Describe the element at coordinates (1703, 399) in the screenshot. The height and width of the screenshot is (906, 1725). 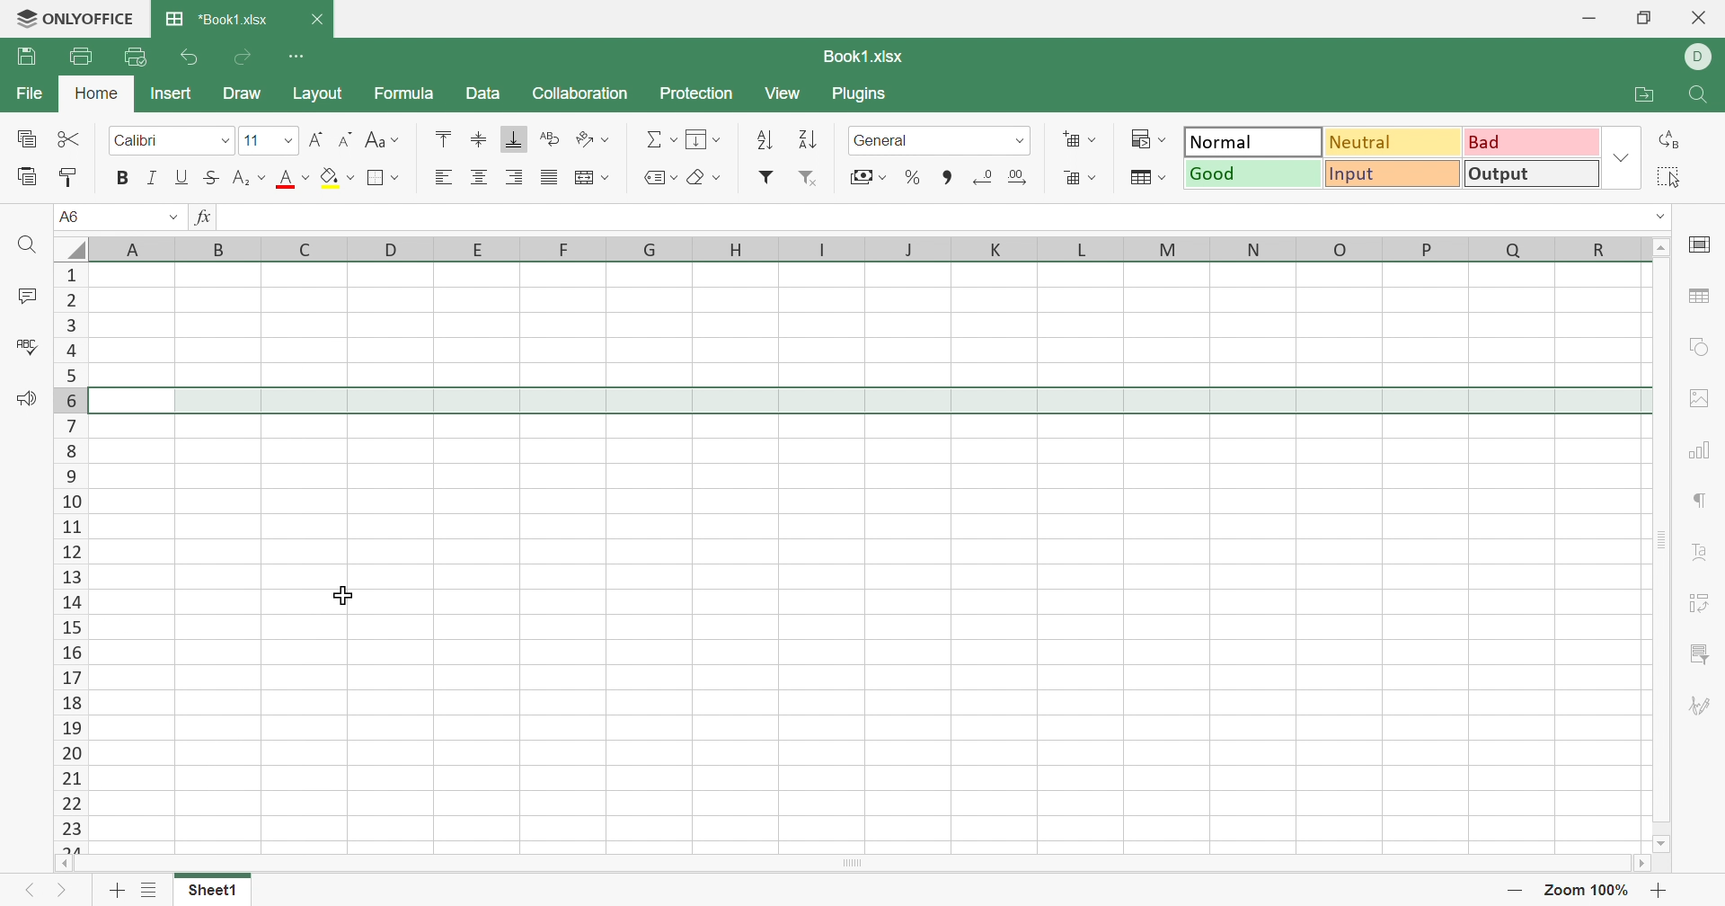
I see `Image settings` at that location.